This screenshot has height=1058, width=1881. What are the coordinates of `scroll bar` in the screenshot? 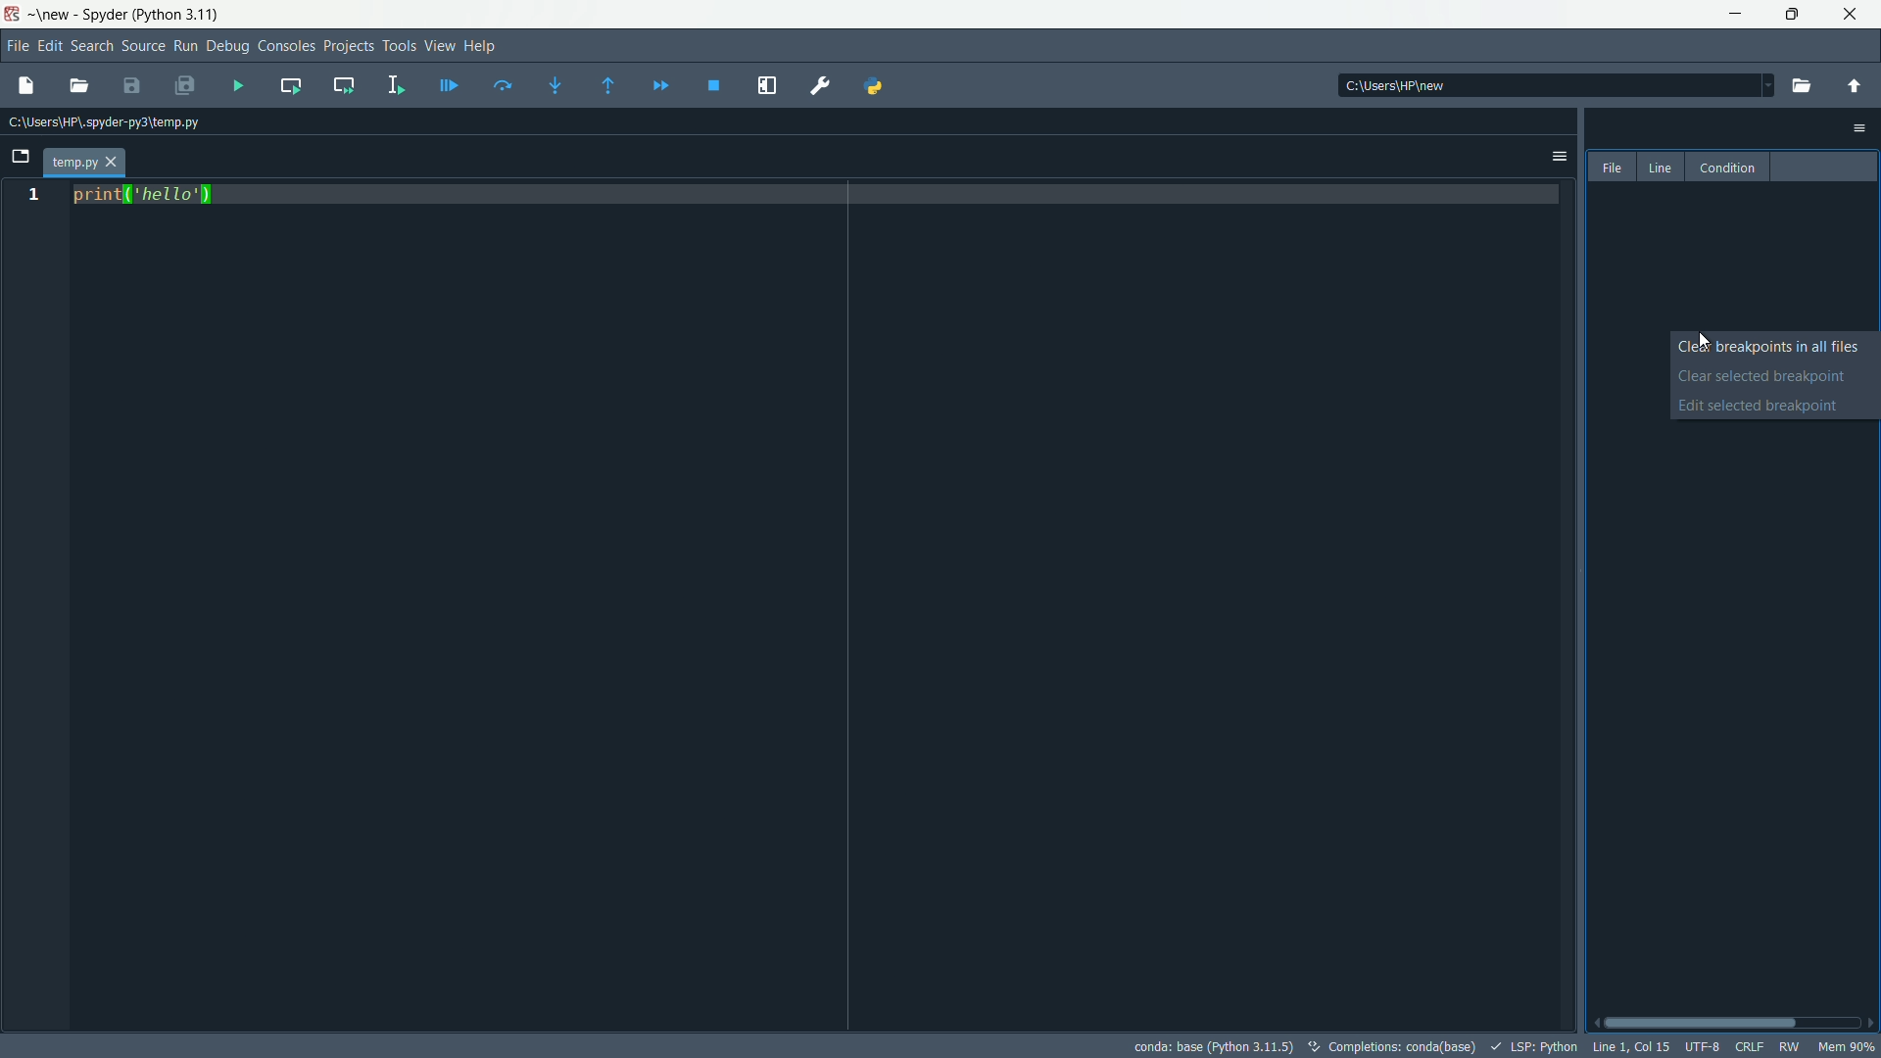 It's located at (1732, 1024).